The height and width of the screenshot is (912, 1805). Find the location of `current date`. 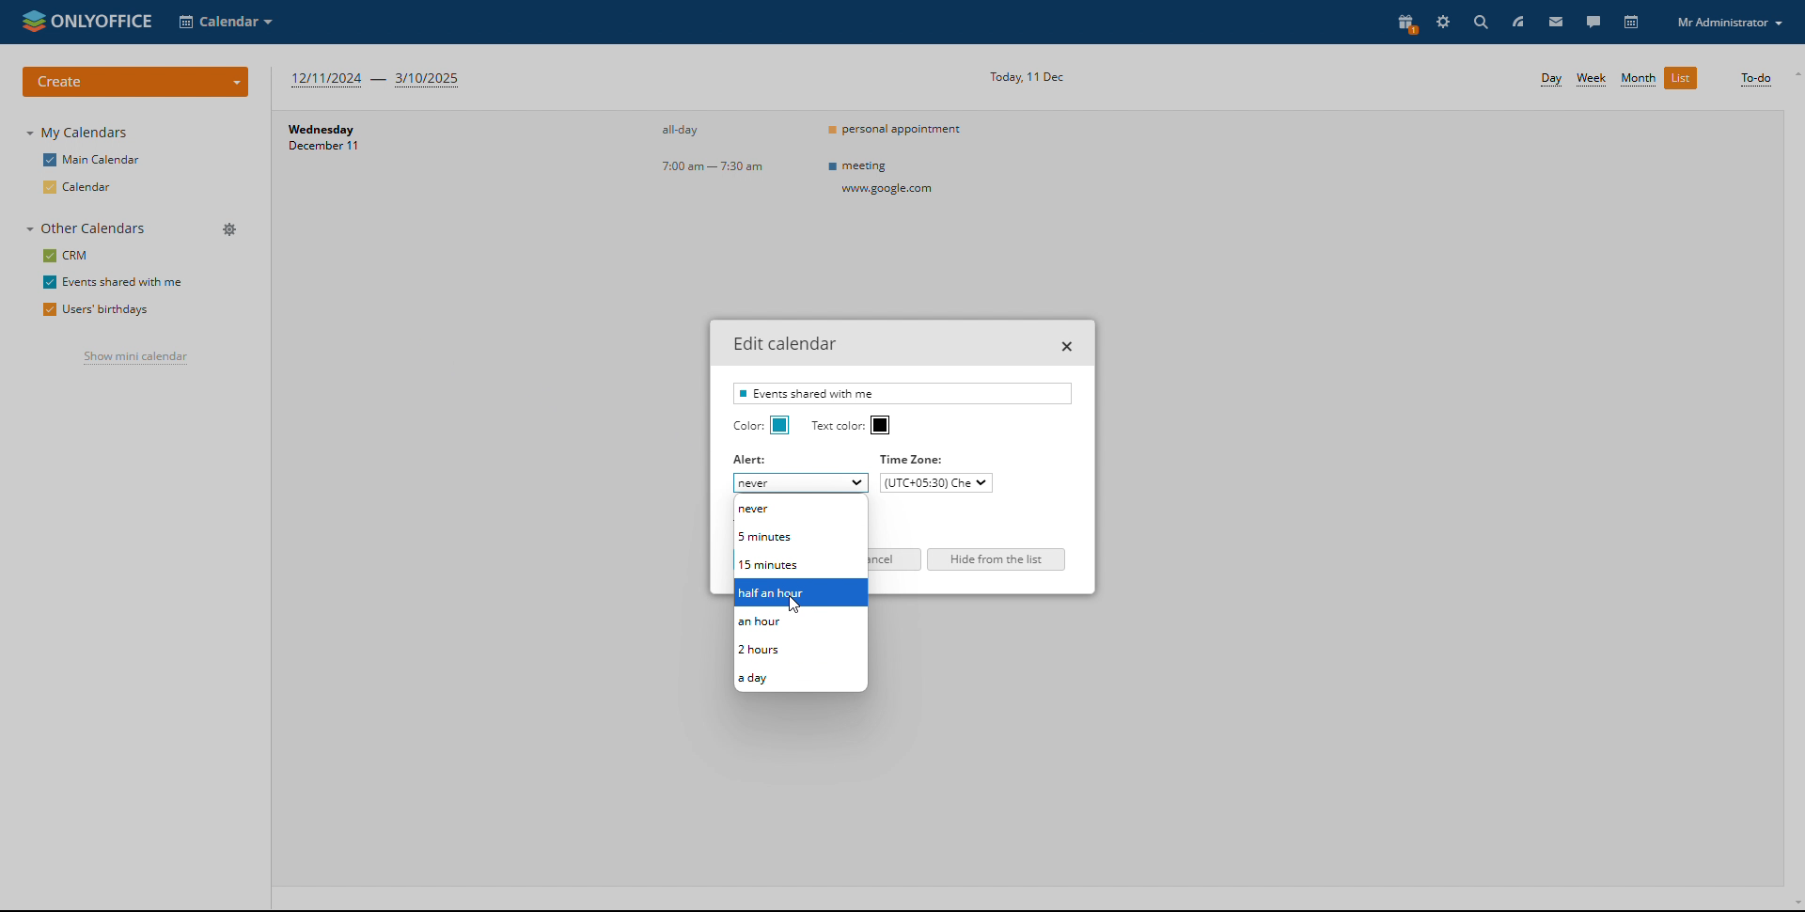

current date is located at coordinates (1027, 76).